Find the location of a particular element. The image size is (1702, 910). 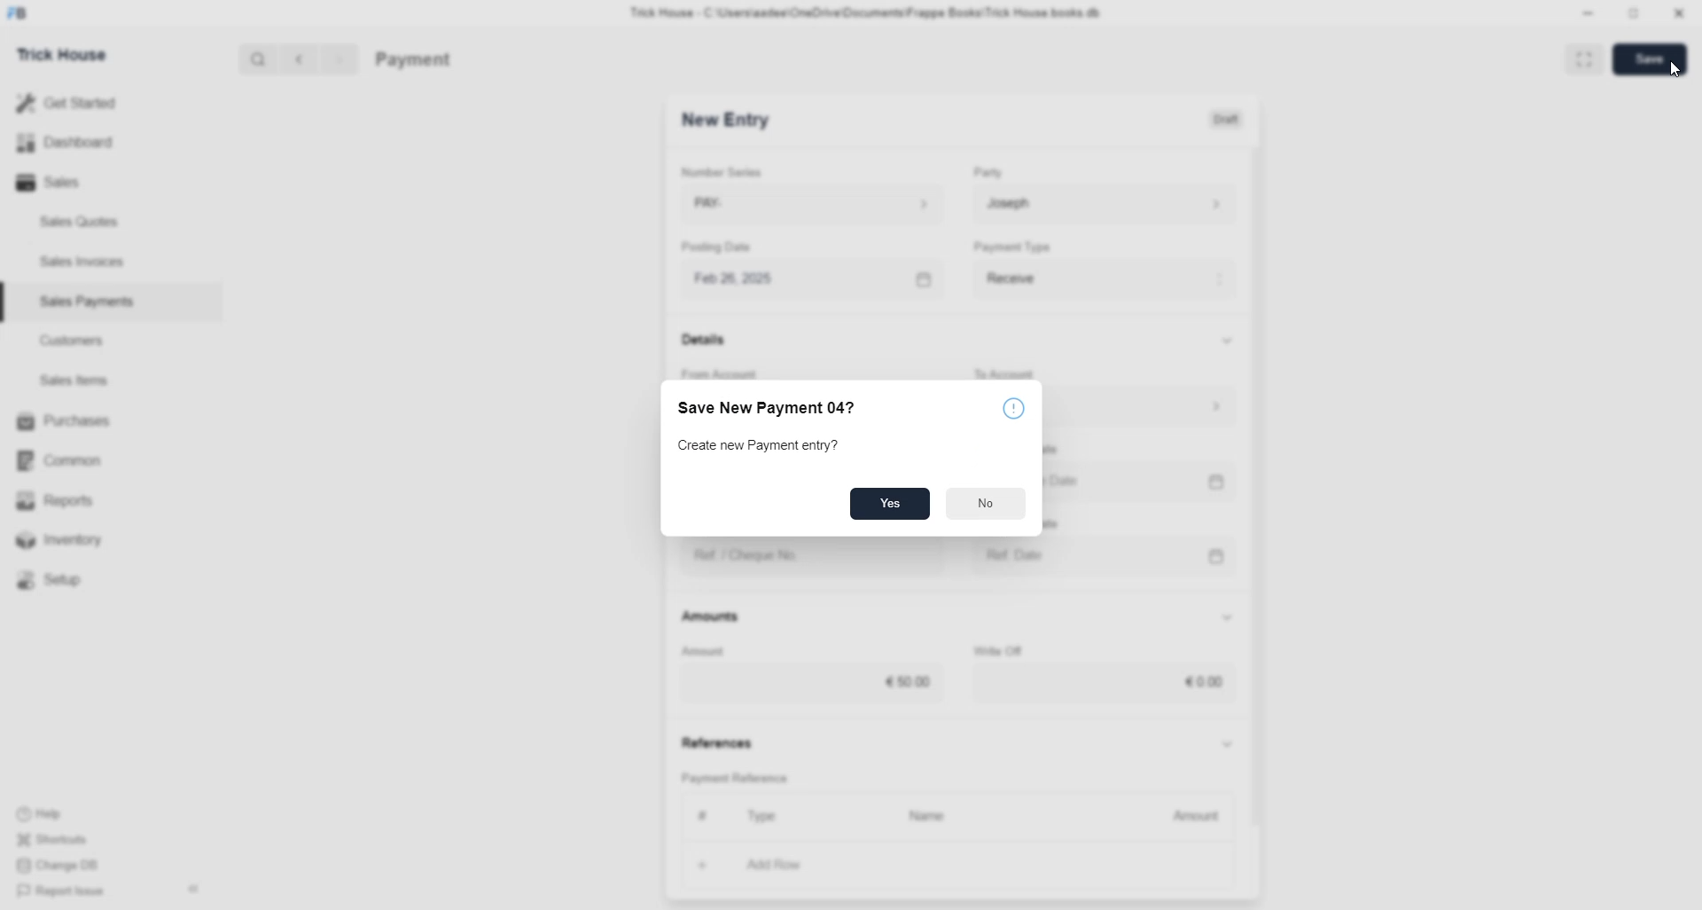

Common is located at coordinates (67, 462).